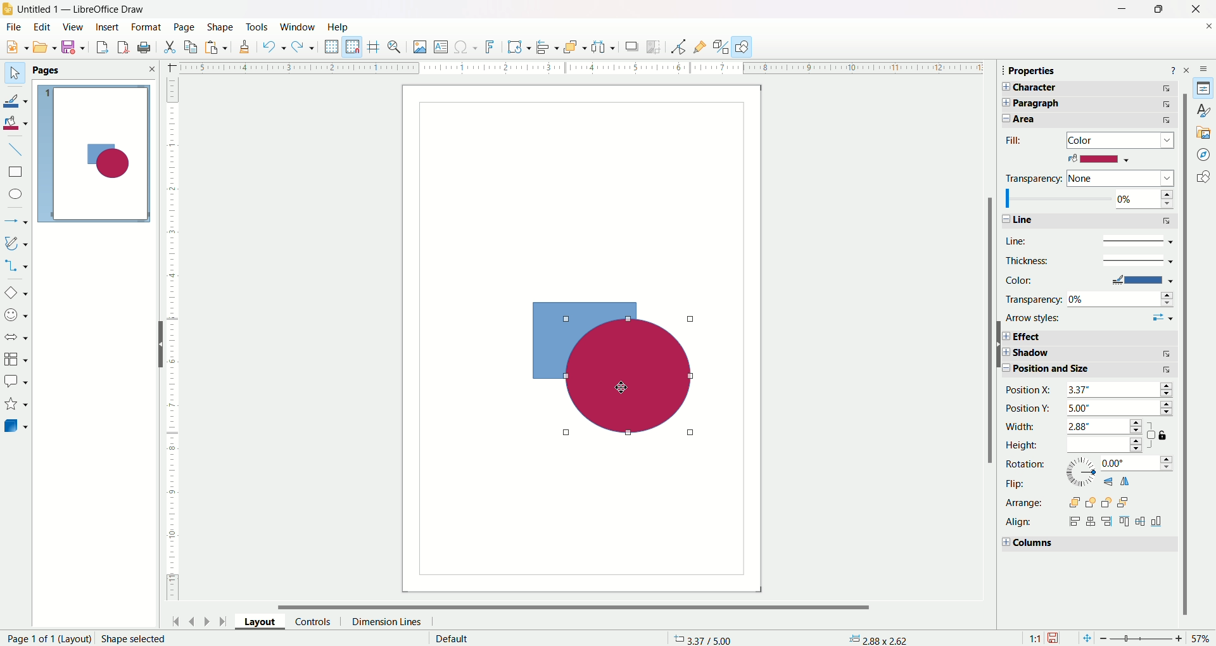  Describe the element at coordinates (19, 98) in the screenshot. I see `line color` at that location.